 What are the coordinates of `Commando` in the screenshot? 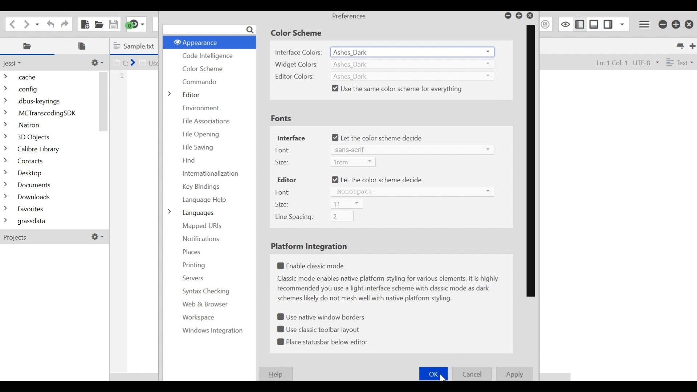 It's located at (201, 82).